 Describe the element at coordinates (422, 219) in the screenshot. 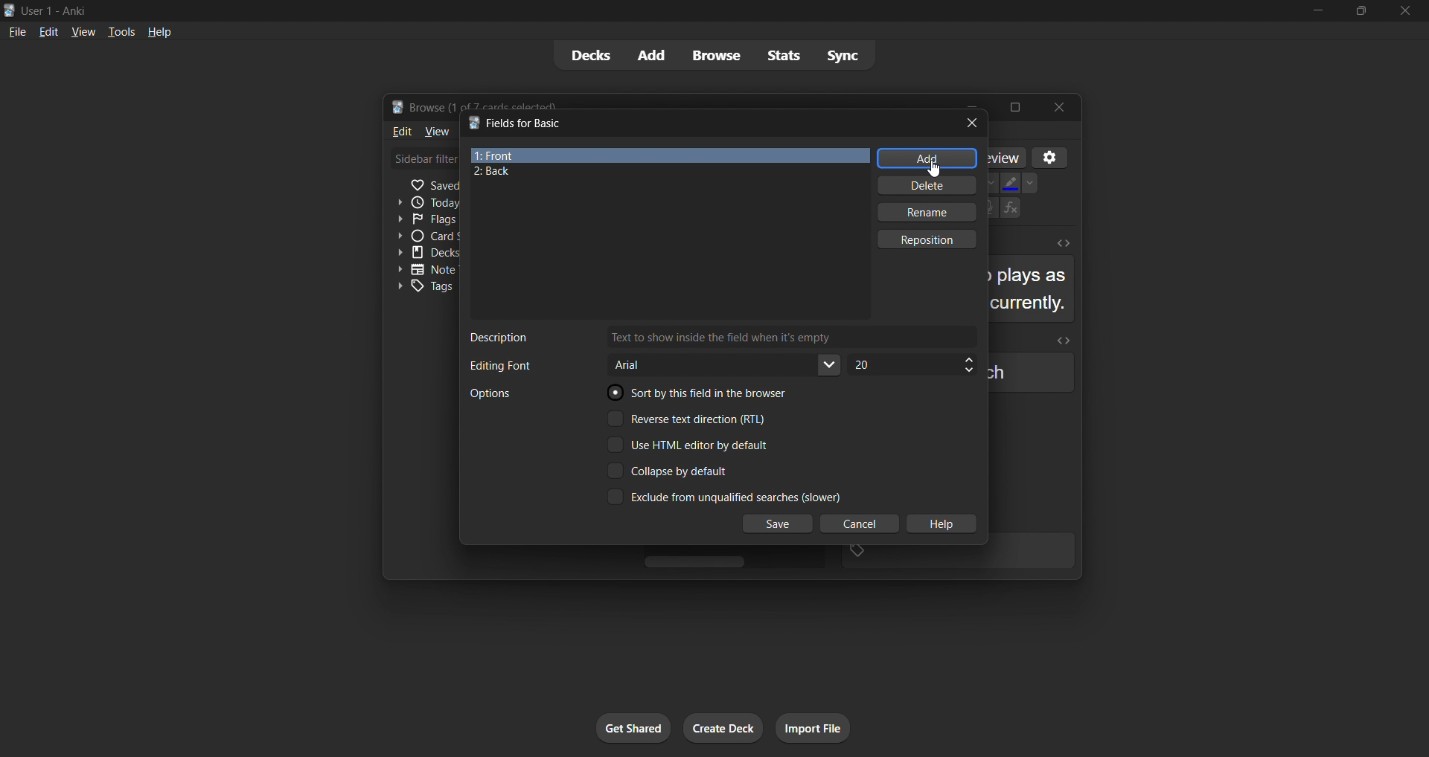

I see `Flags` at that location.